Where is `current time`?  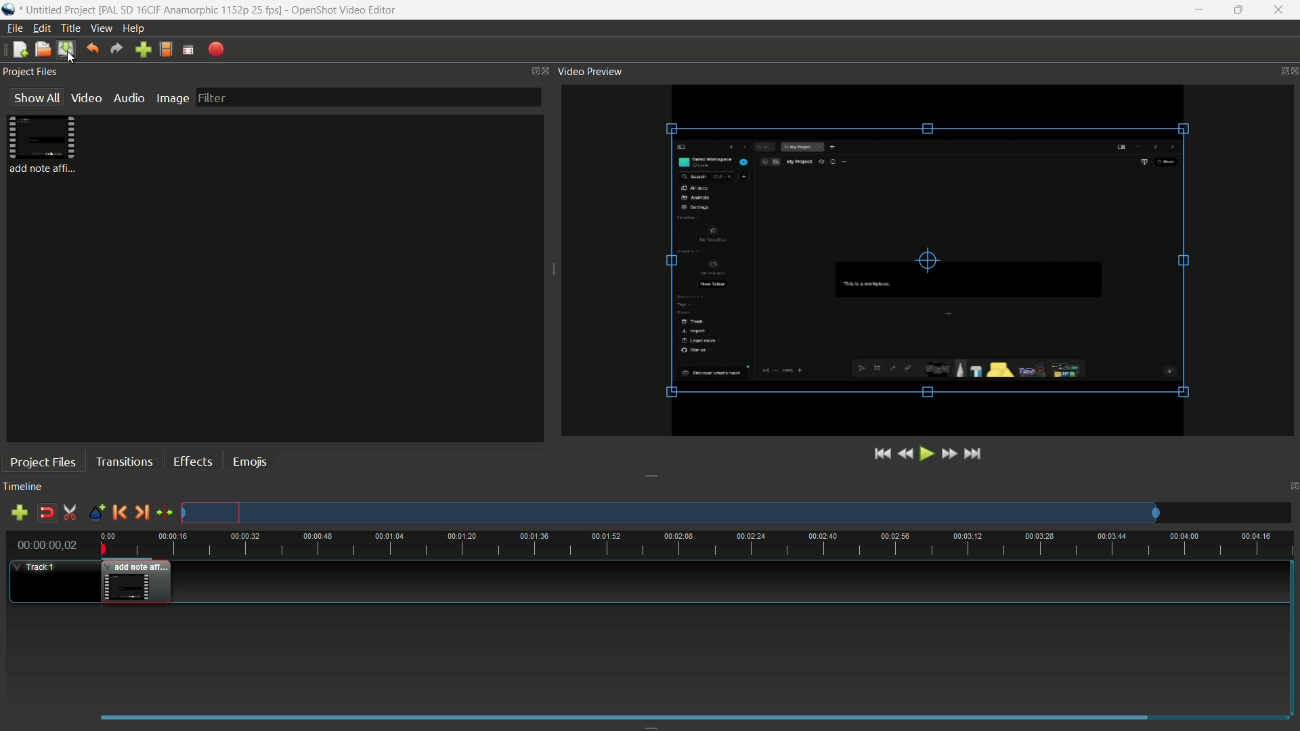
current time is located at coordinates (47, 545).